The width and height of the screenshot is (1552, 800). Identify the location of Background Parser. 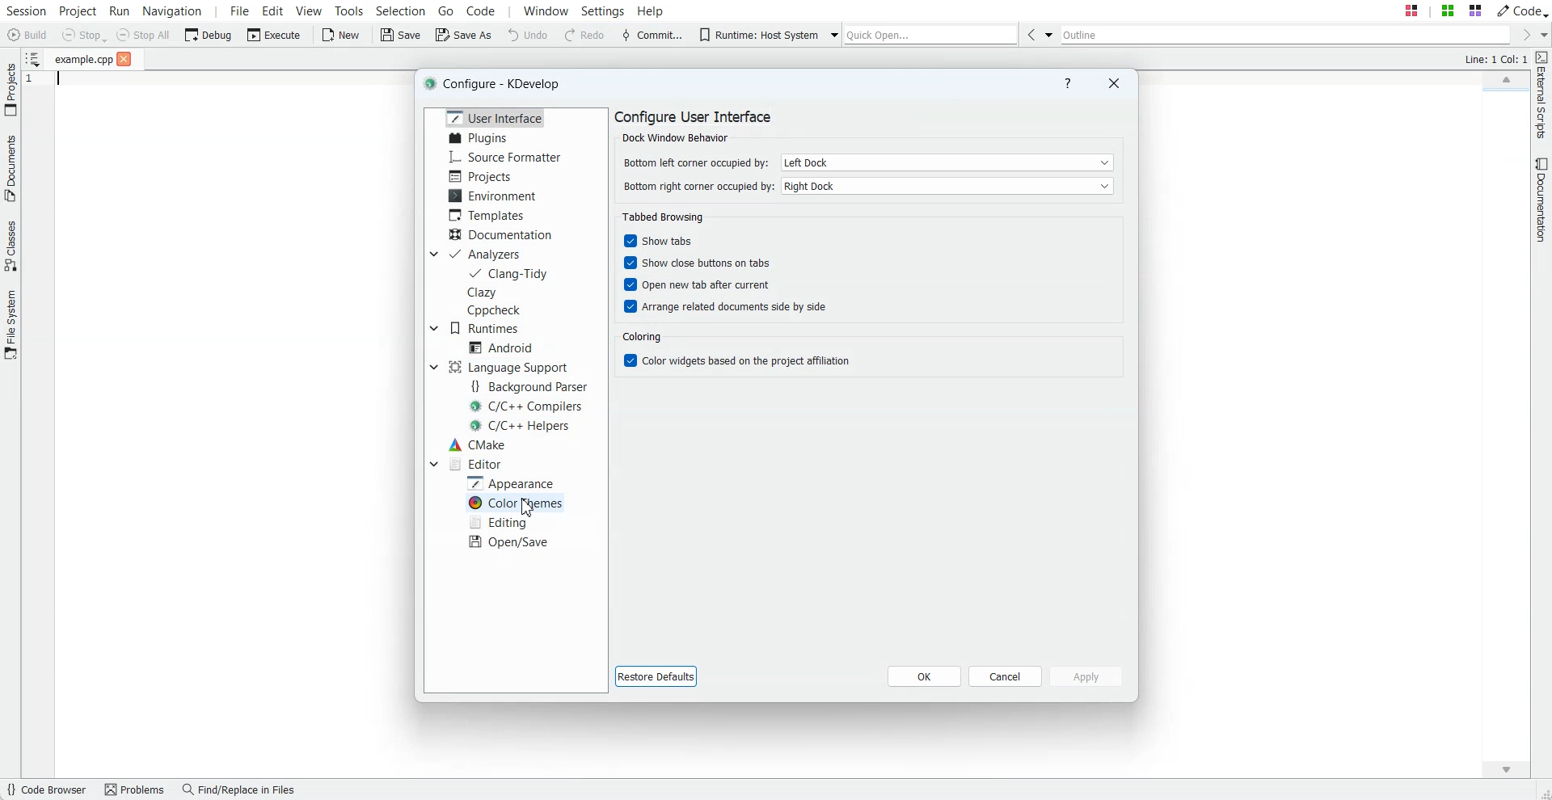
(533, 387).